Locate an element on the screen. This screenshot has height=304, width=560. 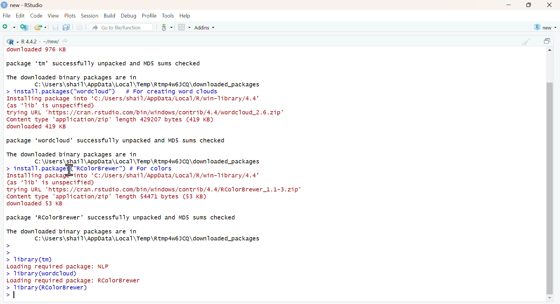
The downloaded binary packages are in
C:\Users\shail\AppData\Local\Temp\Rtmp4w6ICQ\downloaded_packages is located at coordinates (133, 157).